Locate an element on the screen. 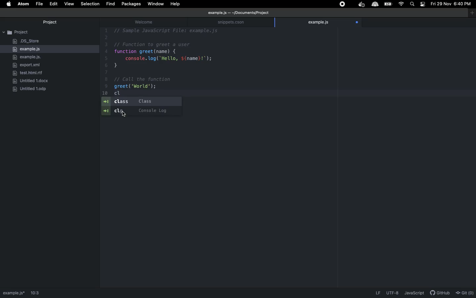 The width and height of the screenshot is (476, 298). file path is located at coordinates (240, 13).